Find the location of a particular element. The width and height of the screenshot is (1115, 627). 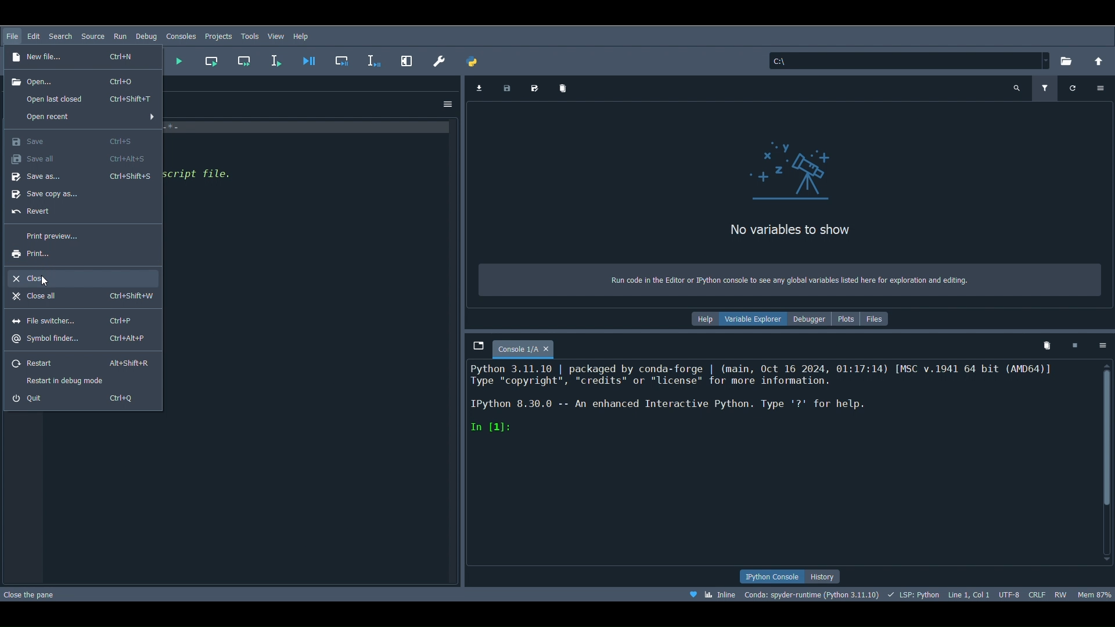

Filter variables is located at coordinates (1046, 85).